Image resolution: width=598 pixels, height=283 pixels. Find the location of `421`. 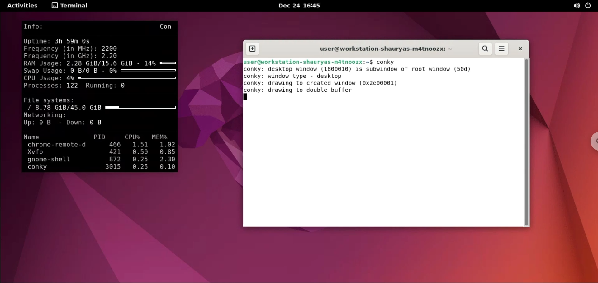

421 is located at coordinates (113, 152).